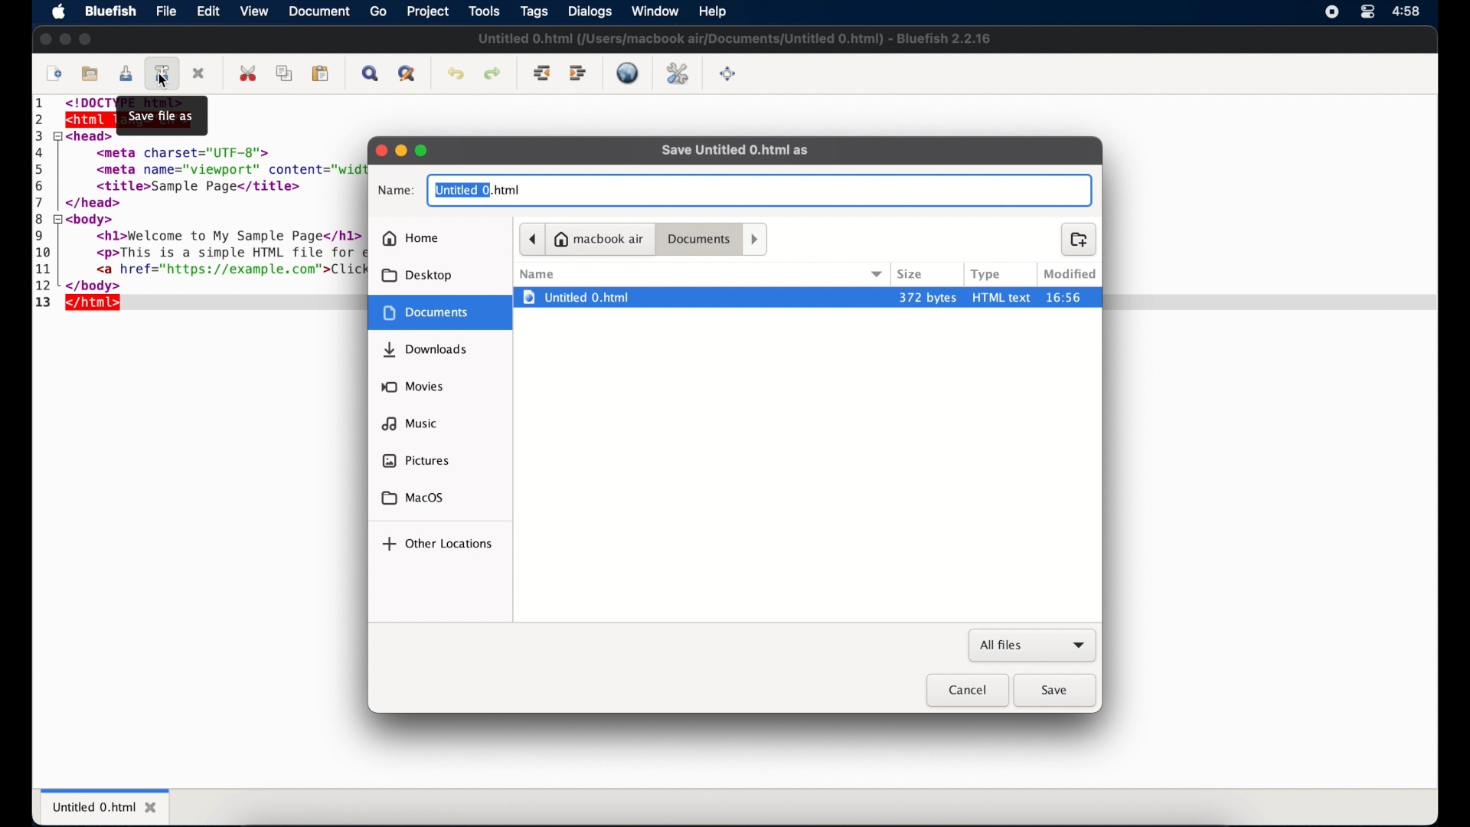 Image resolution: width=1470 pixels, height=827 pixels. What do you see at coordinates (535, 12) in the screenshot?
I see `tags` at bounding box center [535, 12].